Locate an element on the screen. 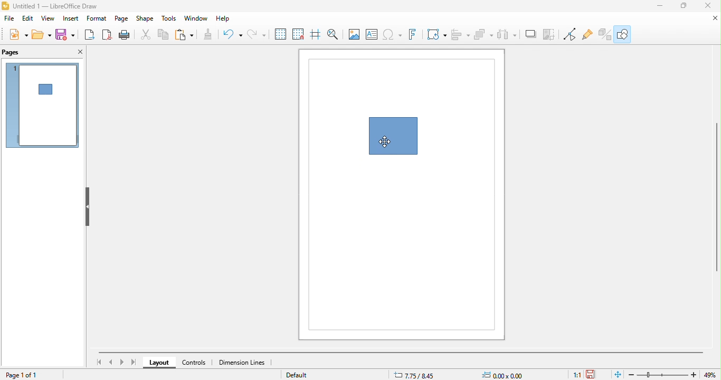 The image size is (721, 380). zoom and pan is located at coordinates (336, 35).